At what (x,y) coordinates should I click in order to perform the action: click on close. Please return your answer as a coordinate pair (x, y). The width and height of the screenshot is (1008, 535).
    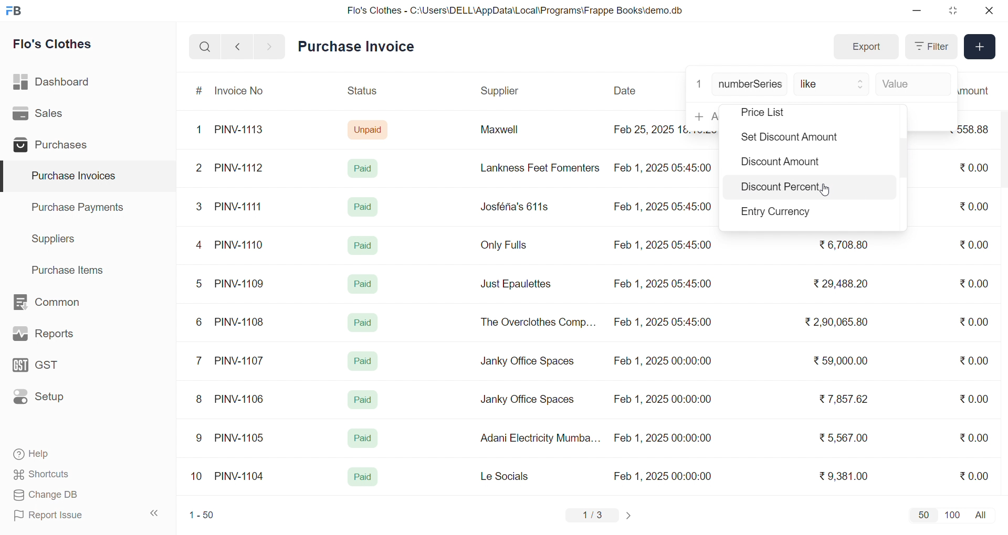
    Looking at the image, I should click on (988, 10).